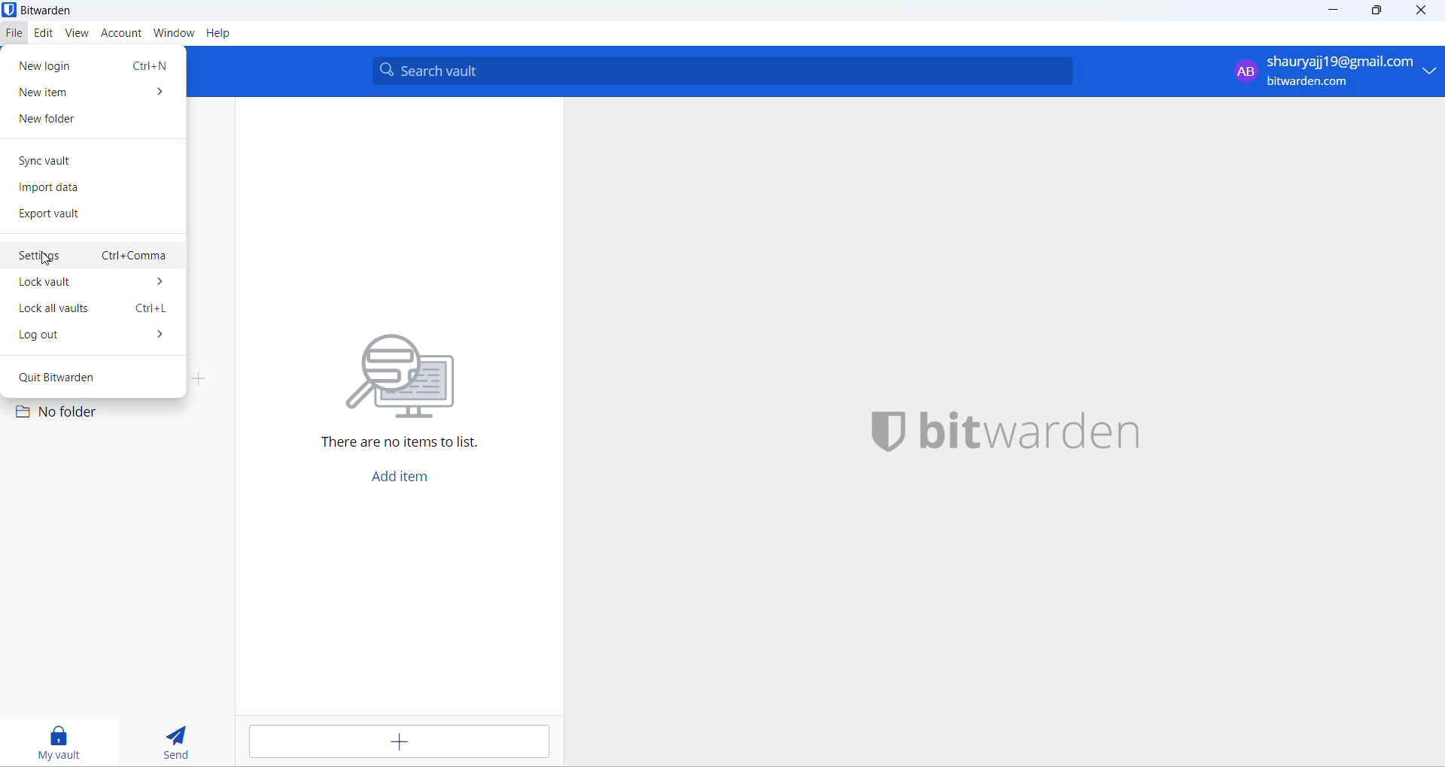  What do you see at coordinates (88, 336) in the screenshot?
I see `log out` at bounding box center [88, 336].